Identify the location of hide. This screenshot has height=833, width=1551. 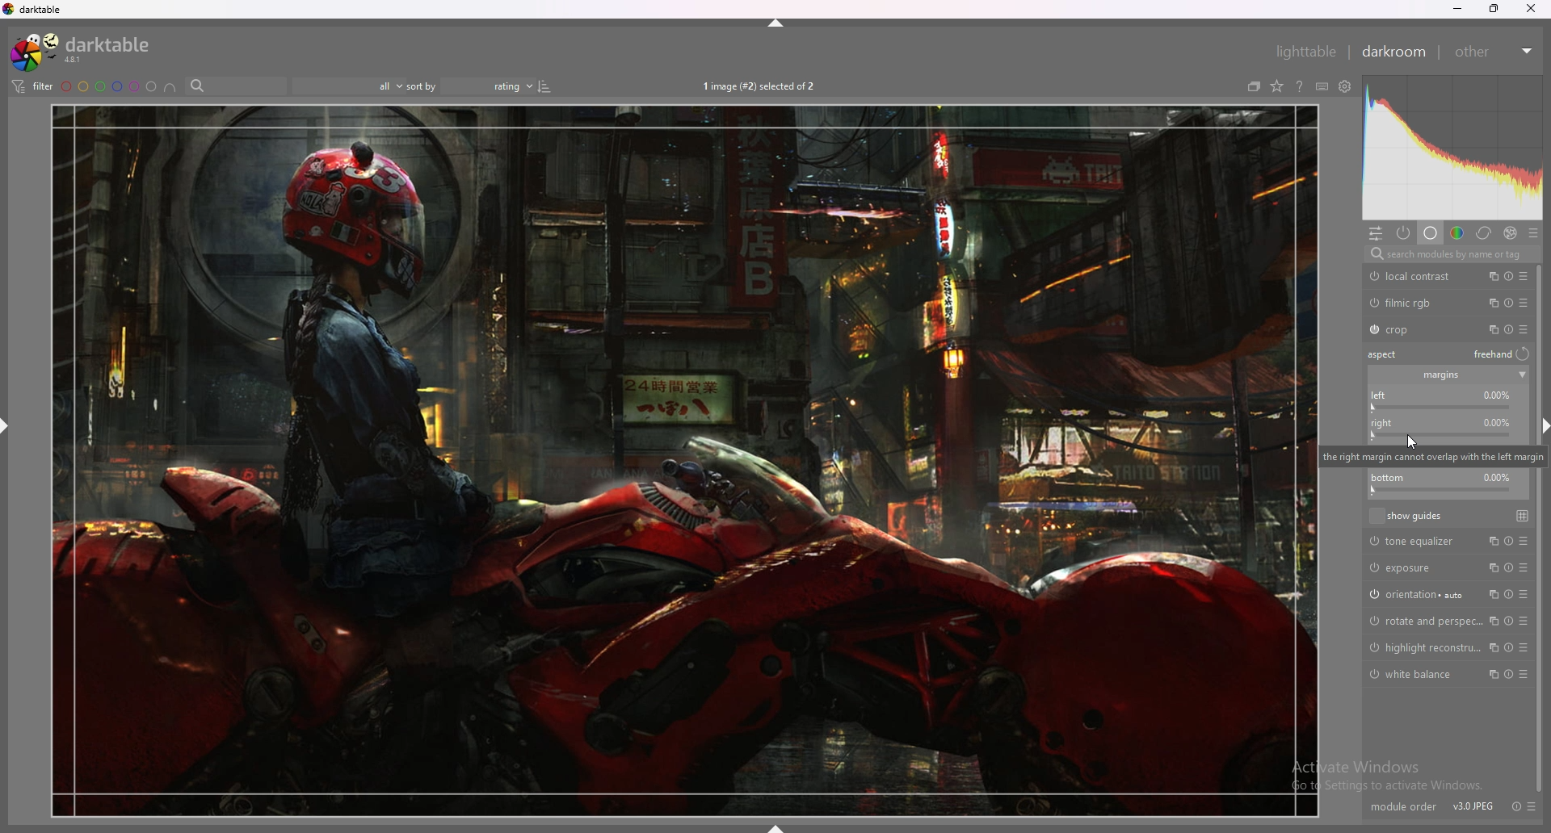
(775, 827).